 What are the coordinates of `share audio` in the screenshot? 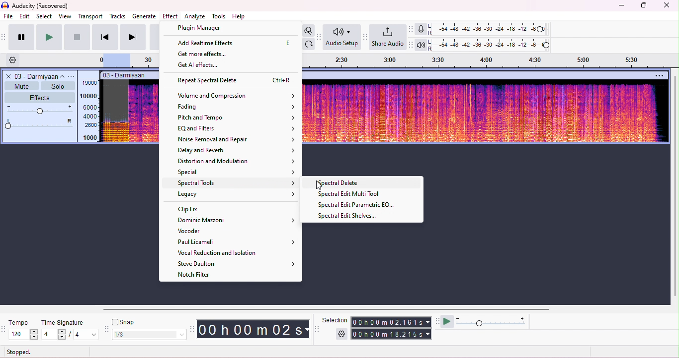 It's located at (387, 37).